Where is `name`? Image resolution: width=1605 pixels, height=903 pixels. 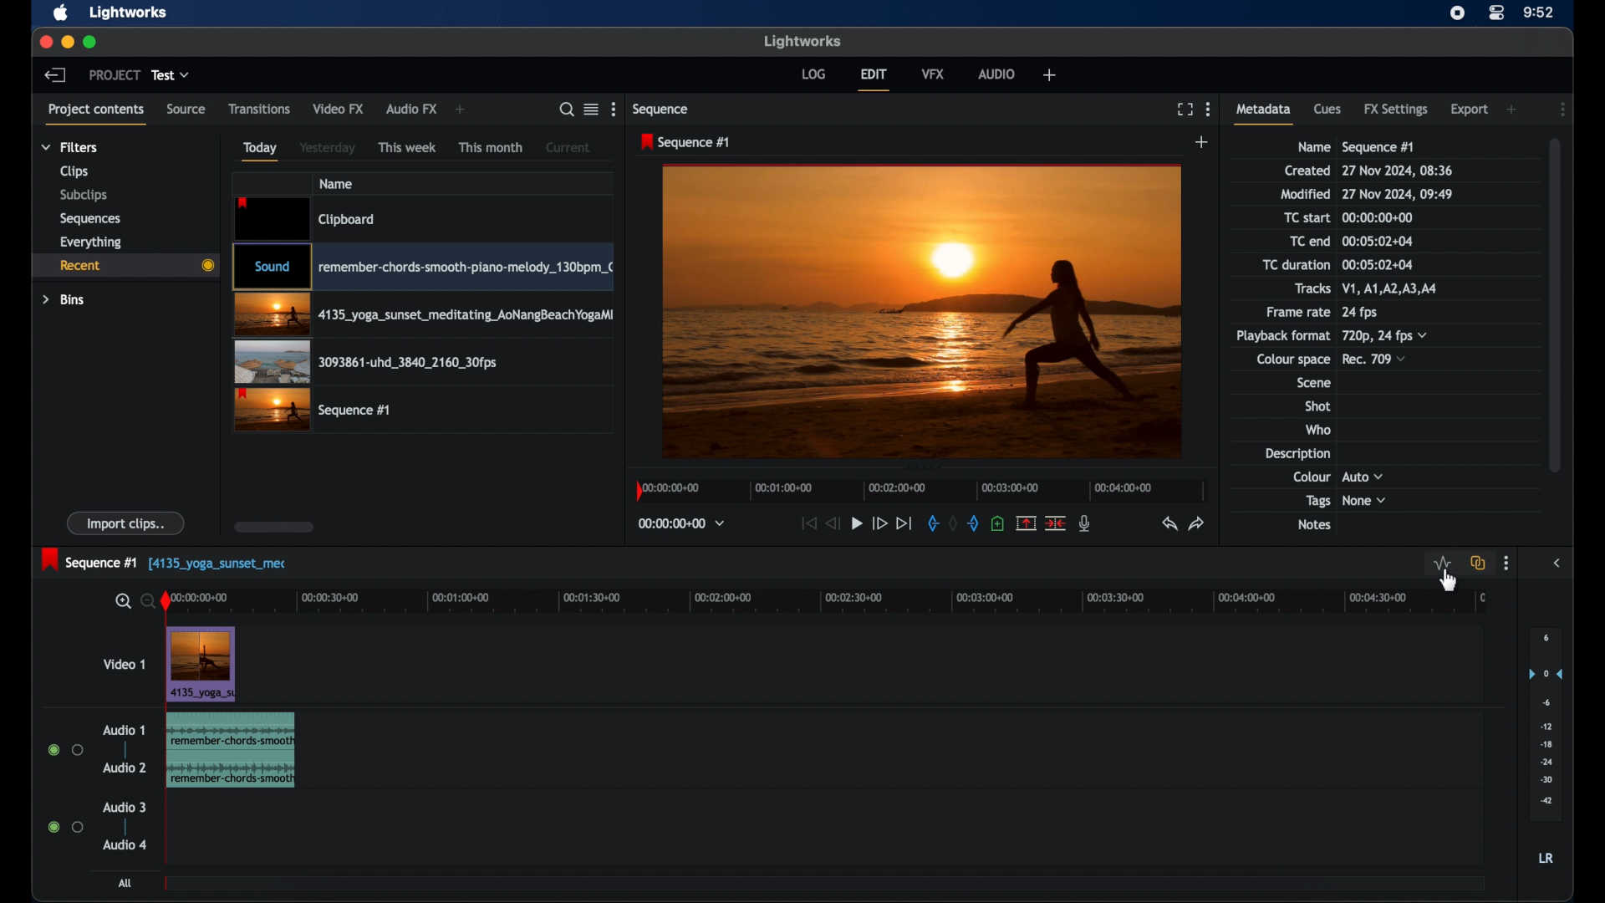
name is located at coordinates (1312, 147).